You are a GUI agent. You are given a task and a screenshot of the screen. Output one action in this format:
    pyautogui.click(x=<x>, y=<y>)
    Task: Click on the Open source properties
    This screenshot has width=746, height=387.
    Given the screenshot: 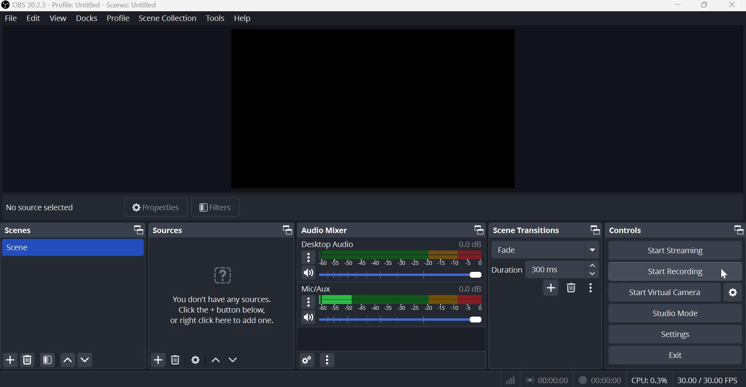 What is the action you would take?
    pyautogui.click(x=195, y=360)
    